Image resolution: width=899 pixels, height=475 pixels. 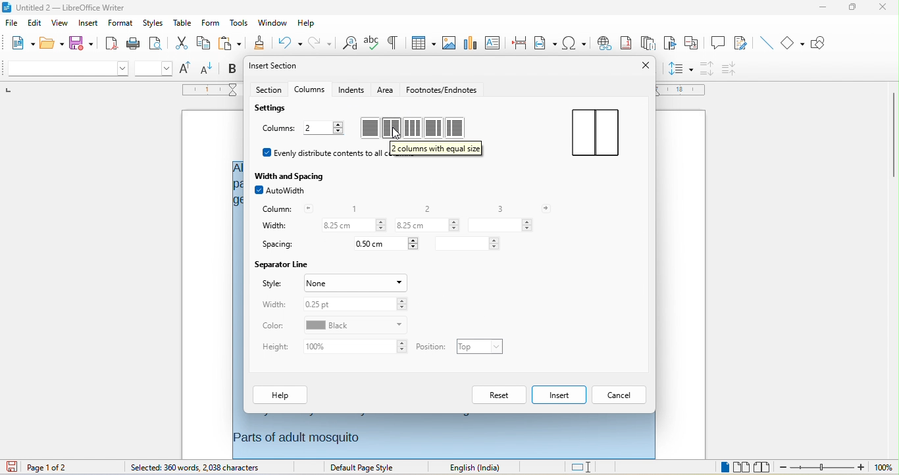 What do you see at coordinates (280, 263) in the screenshot?
I see `separator line` at bounding box center [280, 263].